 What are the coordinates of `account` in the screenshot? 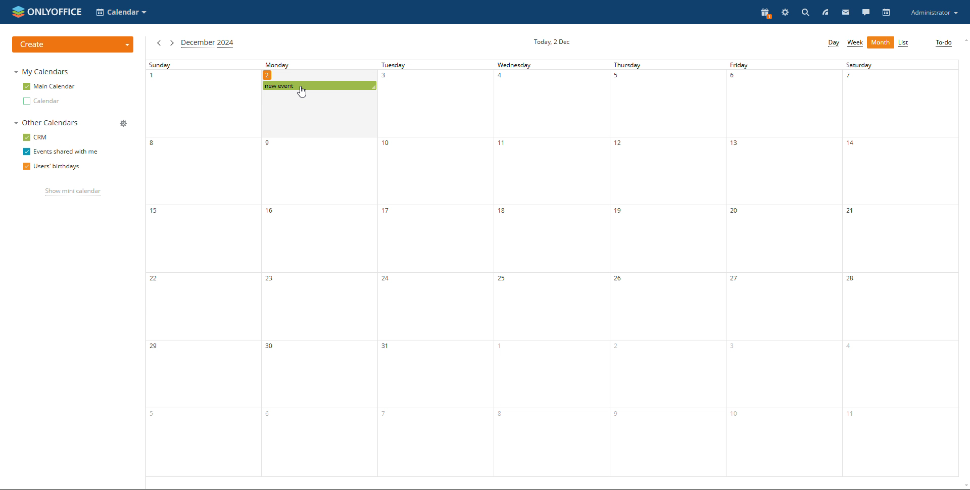 It's located at (934, 13).